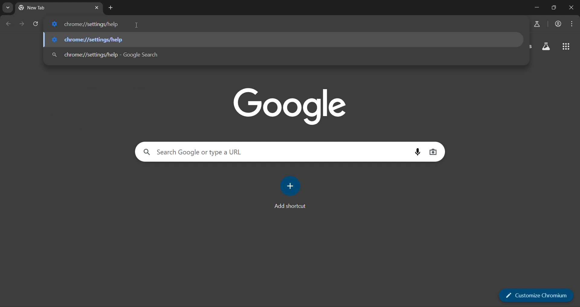  I want to click on reload page, so click(37, 24).